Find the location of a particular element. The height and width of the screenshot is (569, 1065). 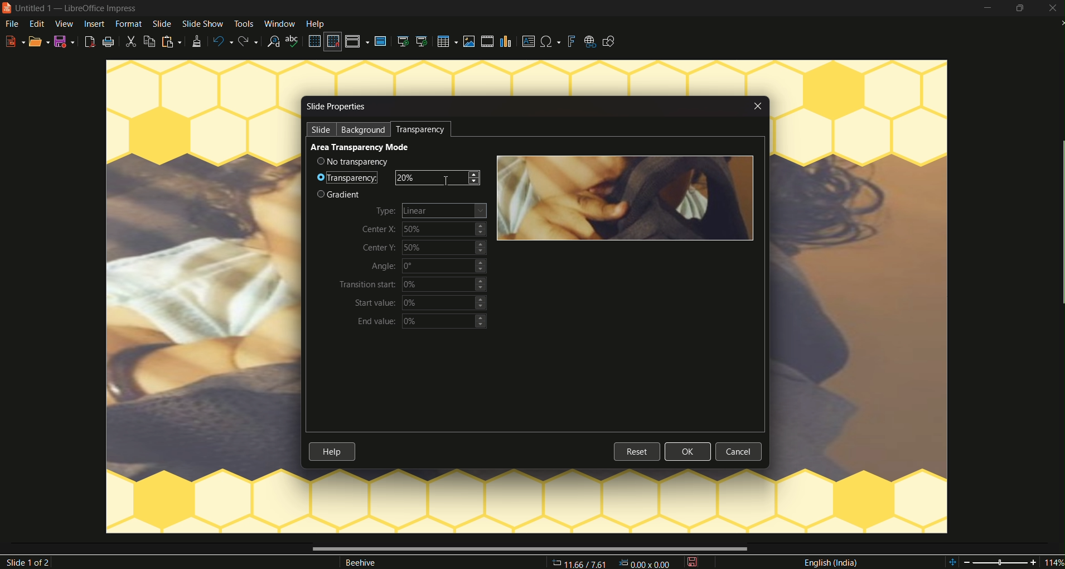

center X is located at coordinates (380, 229).